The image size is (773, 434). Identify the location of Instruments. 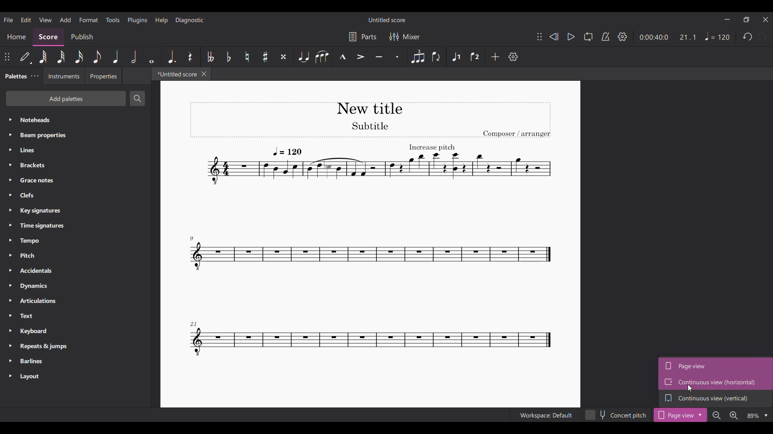
(63, 76).